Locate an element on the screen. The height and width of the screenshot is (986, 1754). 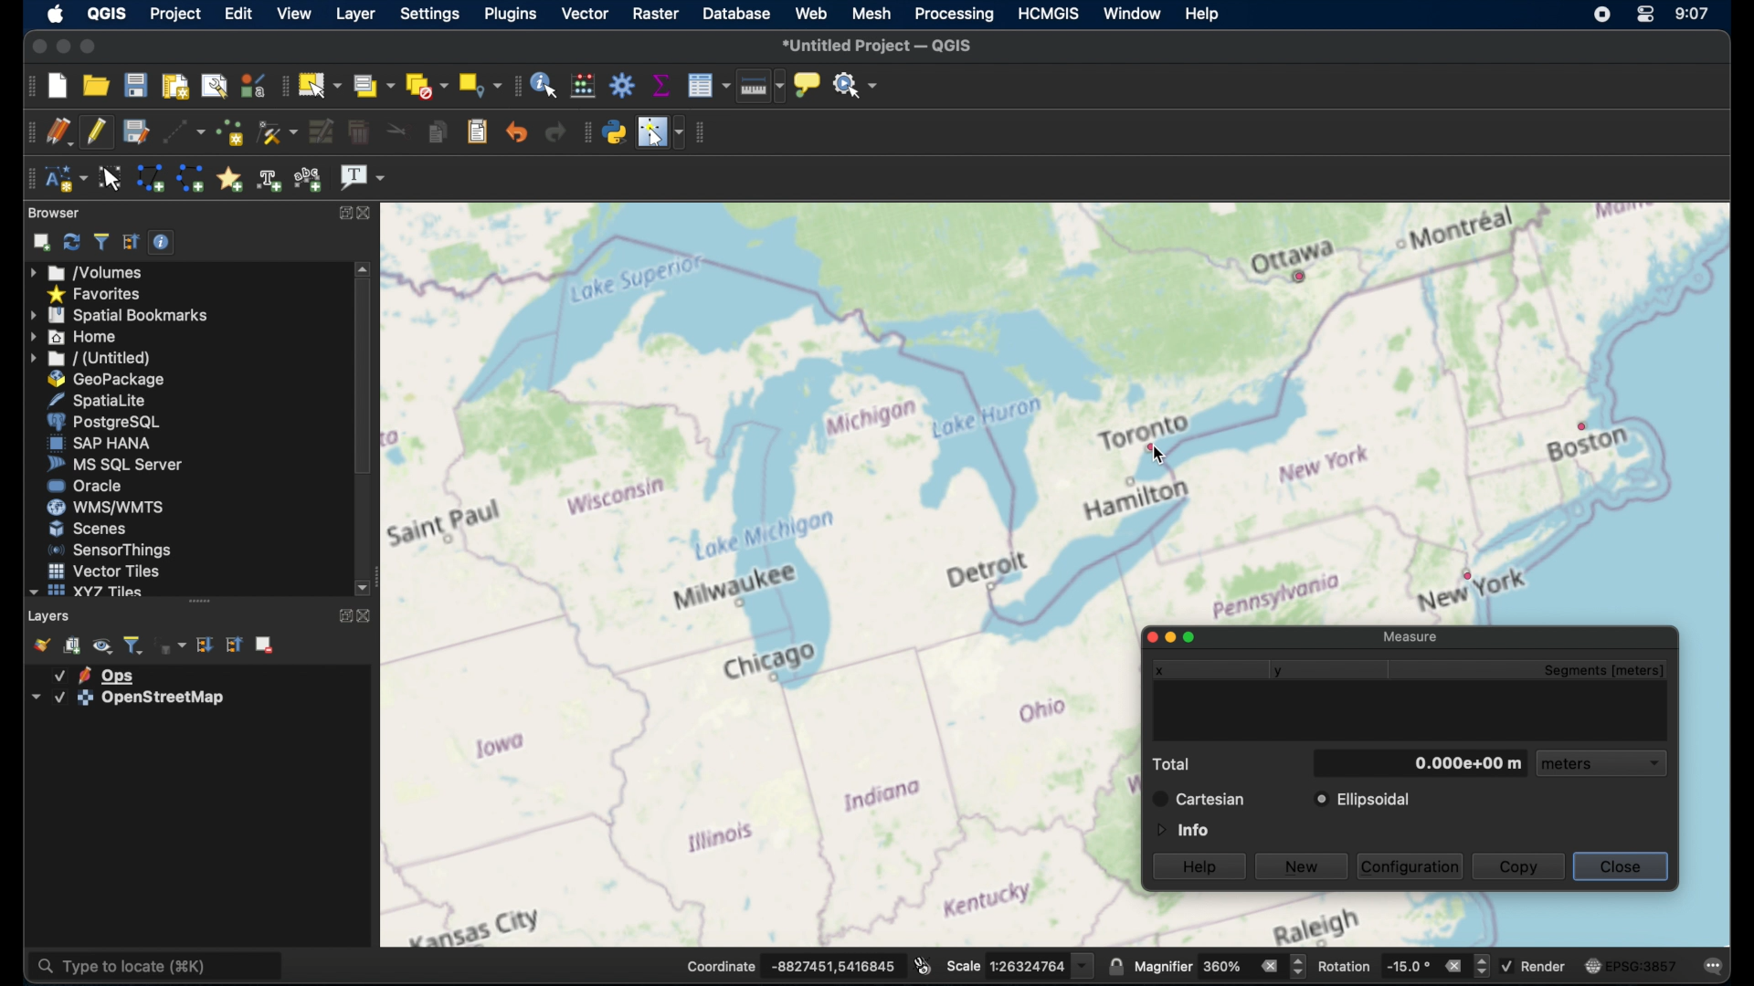
filter legend by expression is located at coordinates (172, 647).